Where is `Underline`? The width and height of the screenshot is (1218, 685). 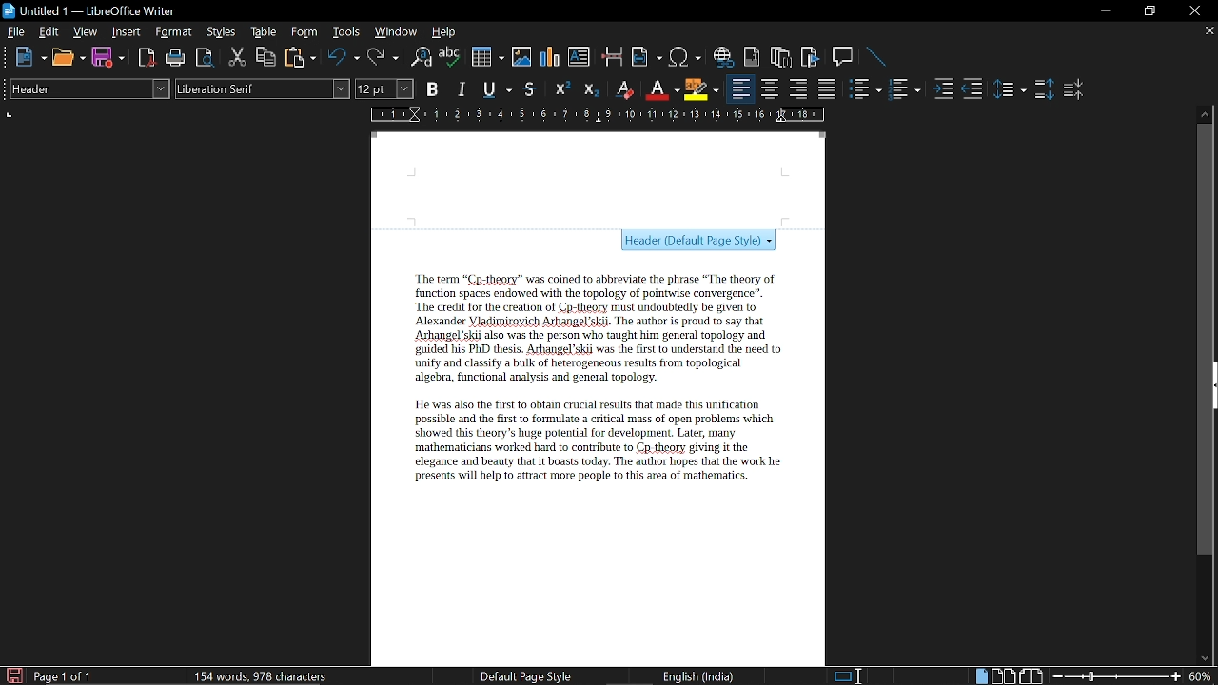 Underline is located at coordinates (499, 90).